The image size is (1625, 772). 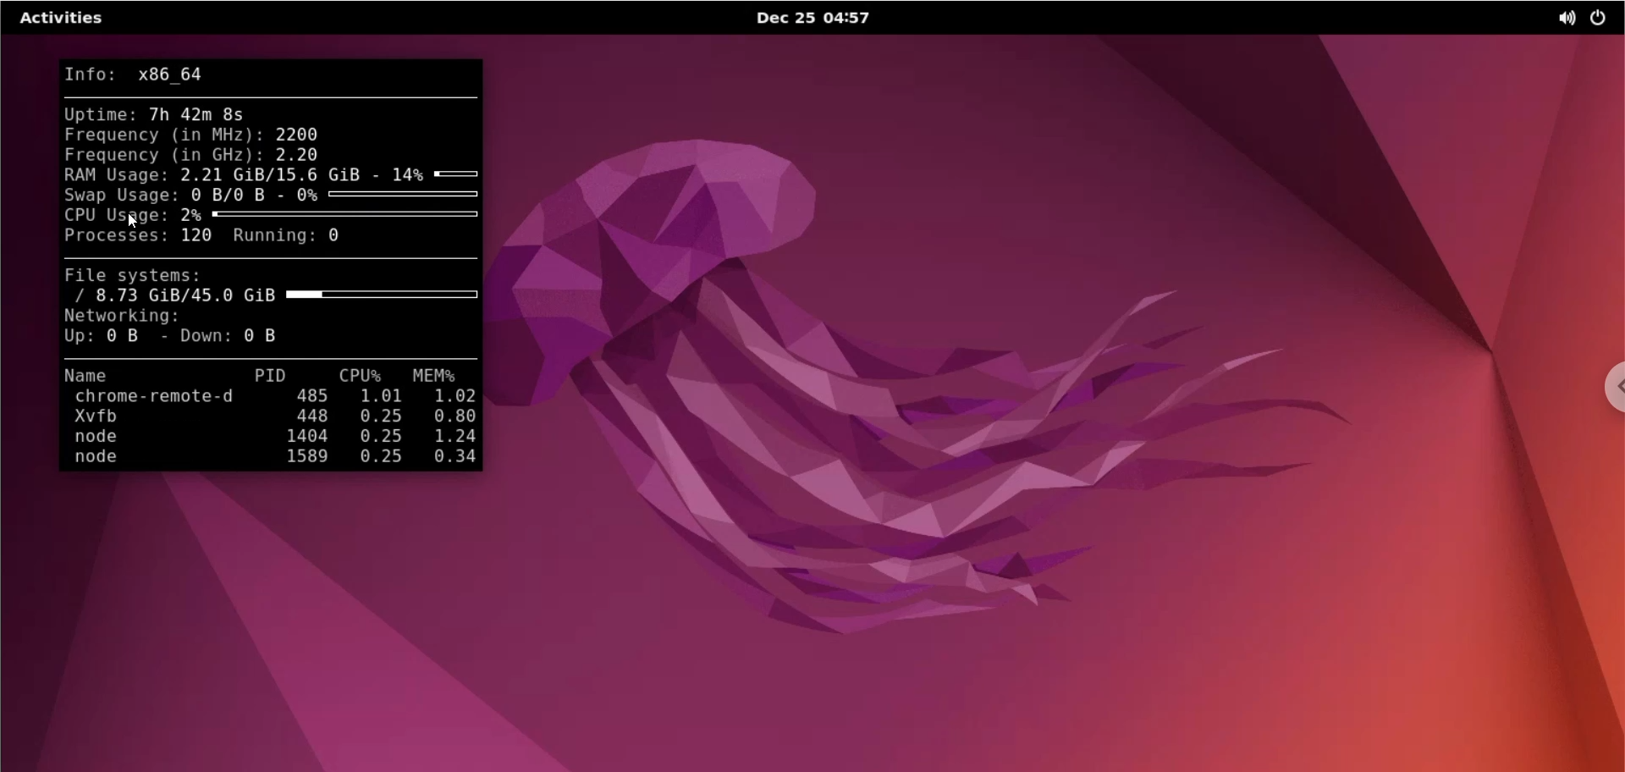 What do you see at coordinates (174, 74) in the screenshot?
I see `x86_64` at bounding box center [174, 74].